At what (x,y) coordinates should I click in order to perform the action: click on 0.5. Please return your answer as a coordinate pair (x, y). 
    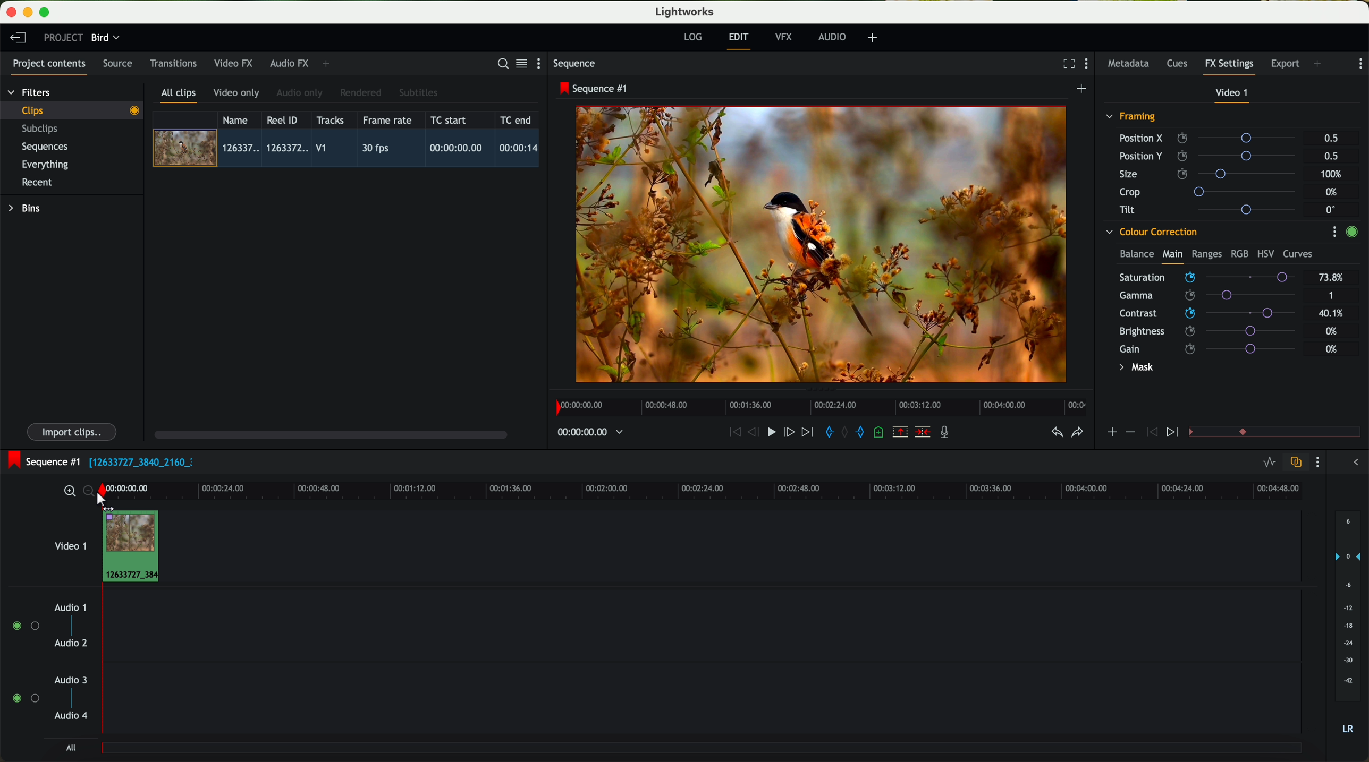
    Looking at the image, I should click on (1331, 139).